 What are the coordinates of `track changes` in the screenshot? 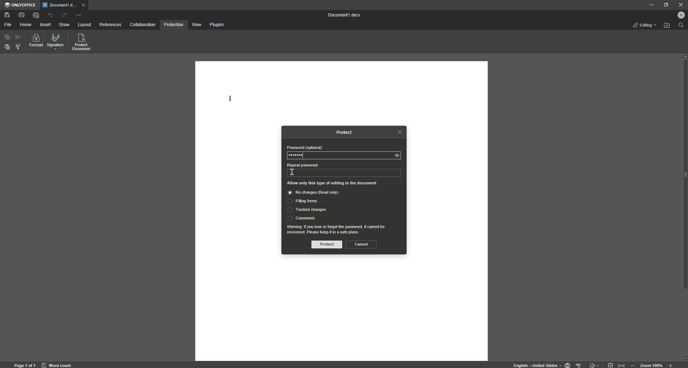 It's located at (593, 364).